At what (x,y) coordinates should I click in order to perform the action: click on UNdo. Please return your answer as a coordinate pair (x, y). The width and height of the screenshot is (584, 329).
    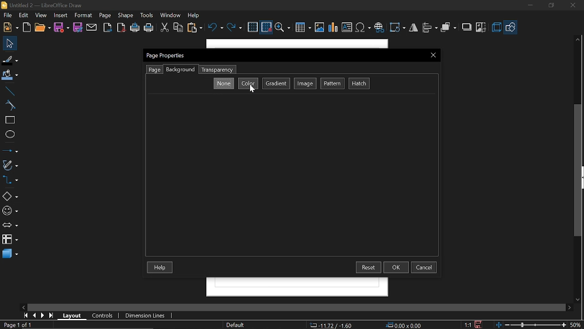
    Looking at the image, I should click on (215, 28).